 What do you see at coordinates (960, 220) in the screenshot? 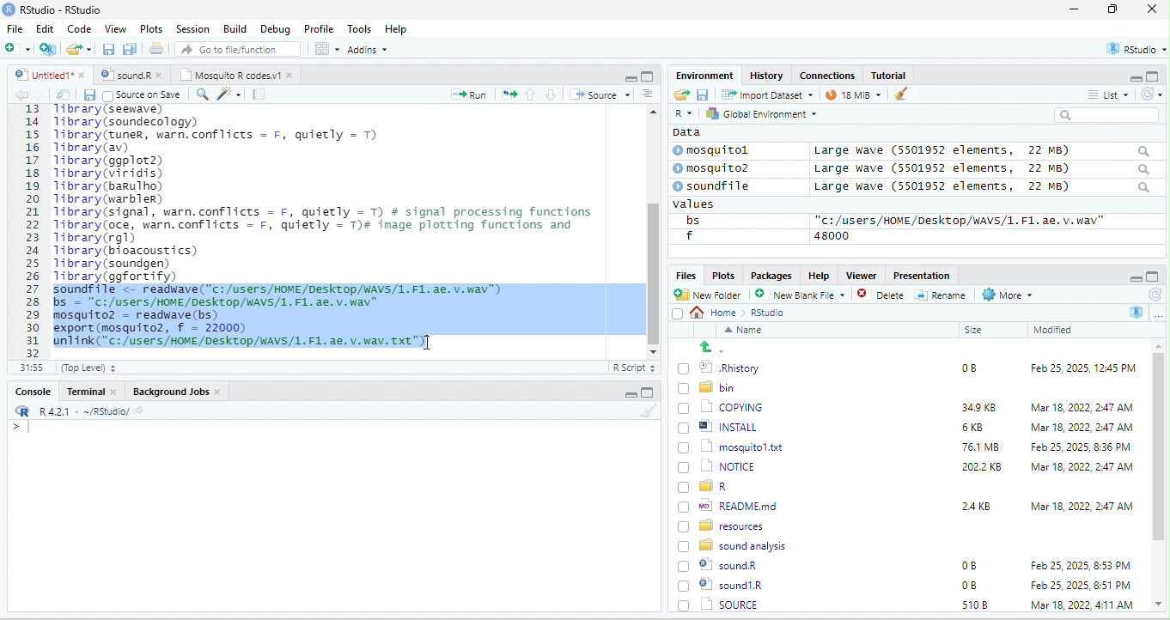
I see `“c:/users/HOME /Desktop/WAVS/1.F1. ae. v.wav"` at bounding box center [960, 220].